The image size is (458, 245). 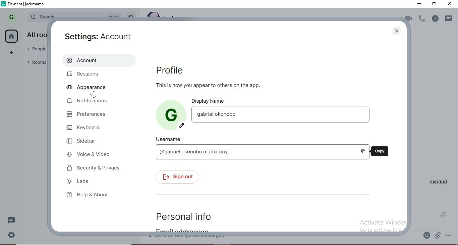 What do you see at coordinates (187, 217) in the screenshot?
I see `personal info` at bounding box center [187, 217].